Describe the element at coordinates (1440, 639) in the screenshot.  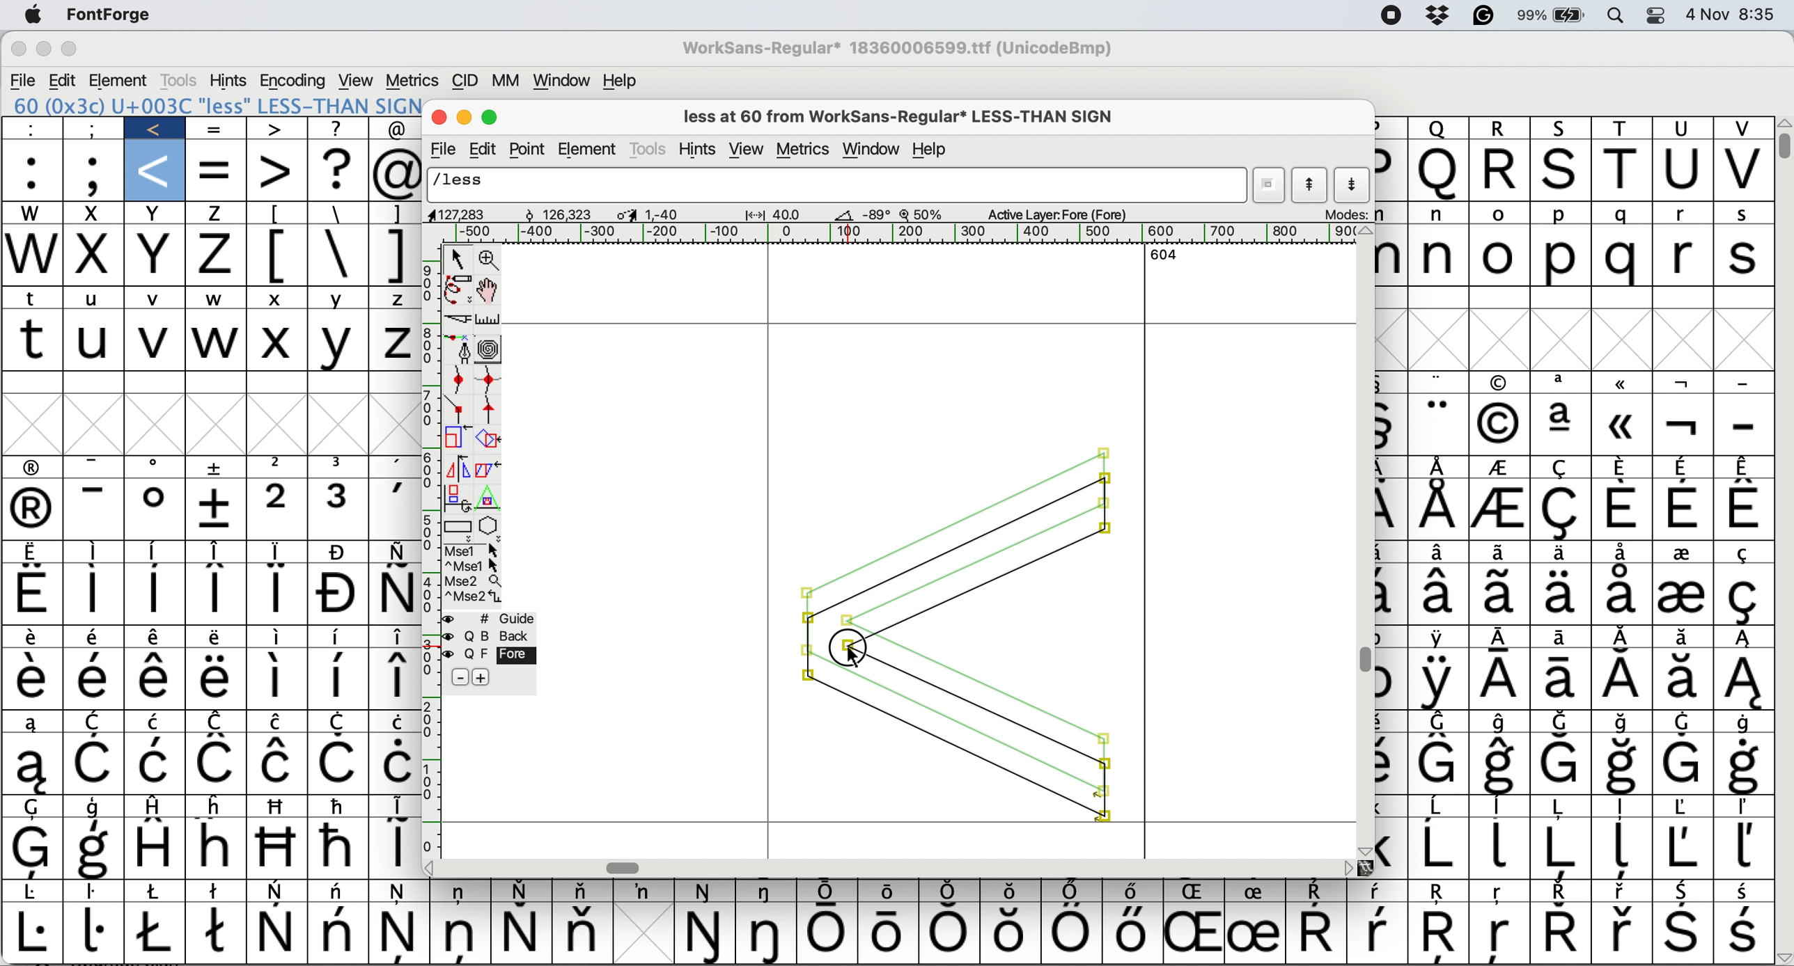
I see `Symbol` at that location.